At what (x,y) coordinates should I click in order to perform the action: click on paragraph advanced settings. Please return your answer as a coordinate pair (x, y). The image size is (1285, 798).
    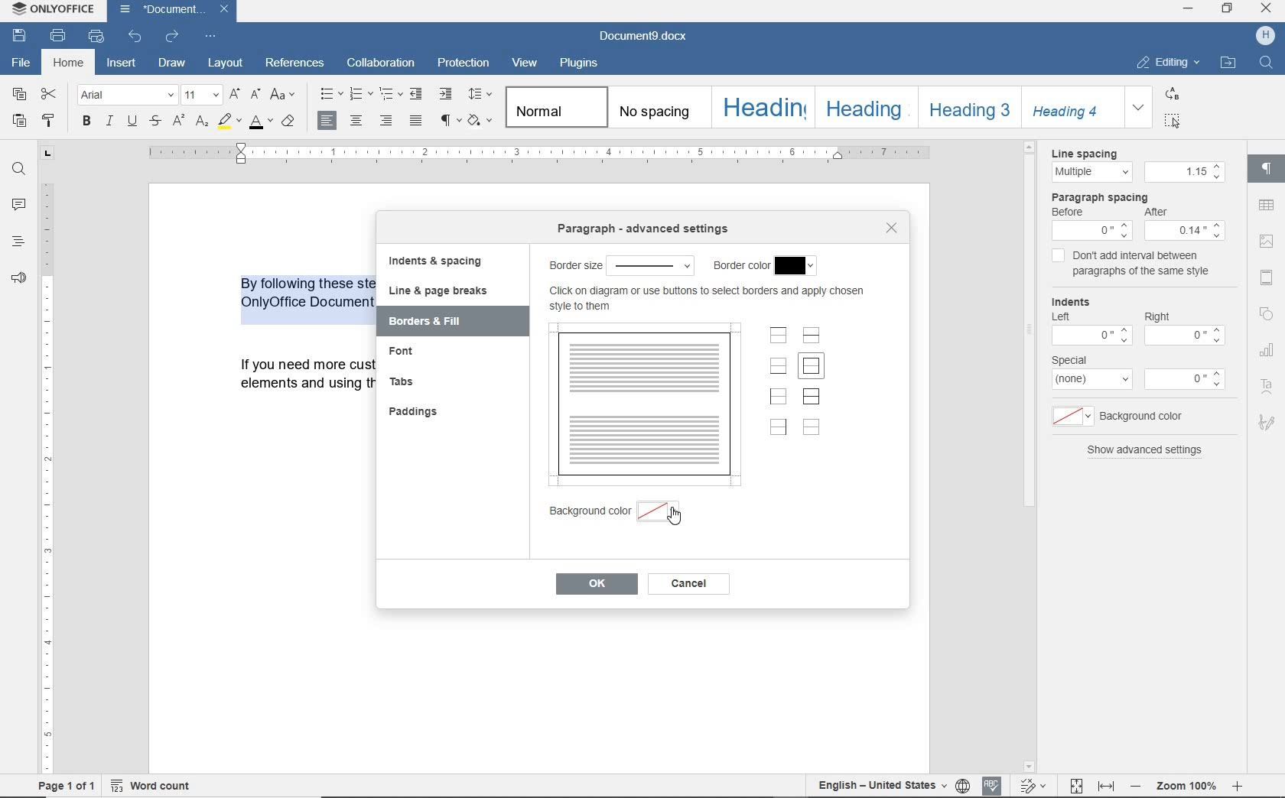
    Looking at the image, I should click on (644, 229).